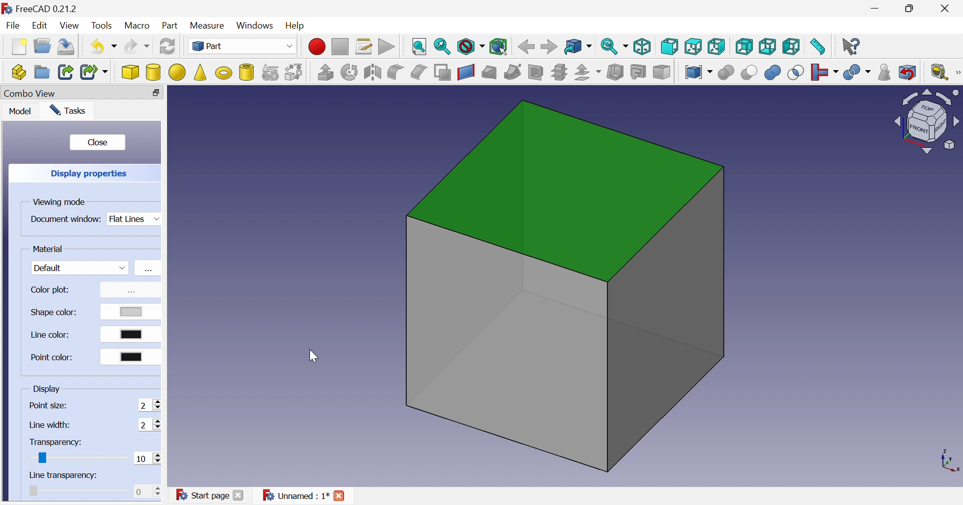  Describe the element at coordinates (387, 46) in the screenshot. I see `Execute macros` at that location.